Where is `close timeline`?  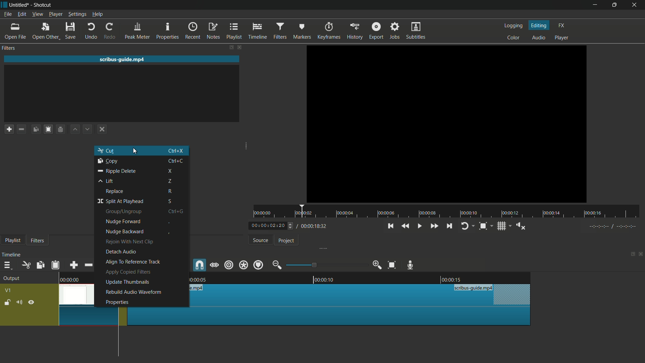 close timeline is located at coordinates (641, 255).